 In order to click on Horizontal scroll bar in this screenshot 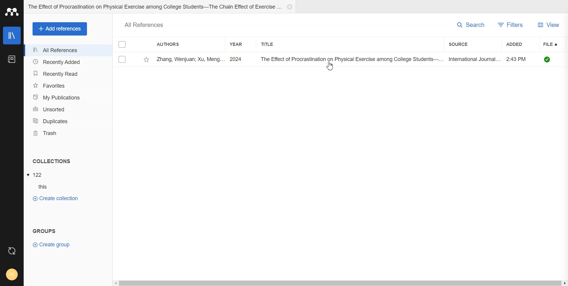, I will do `click(341, 283)`.